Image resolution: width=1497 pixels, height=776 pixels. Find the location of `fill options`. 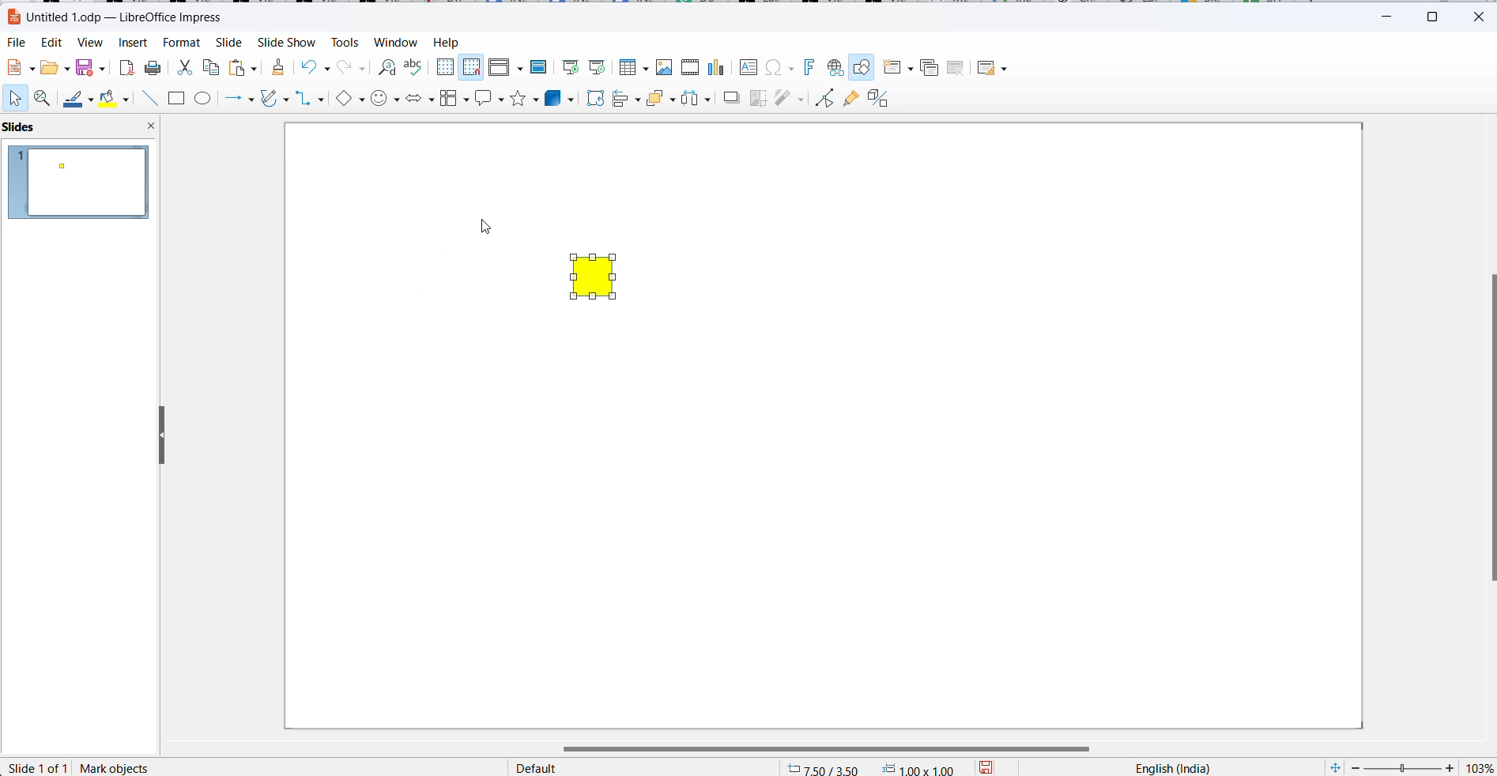

fill options is located at coordinates (54, 68).